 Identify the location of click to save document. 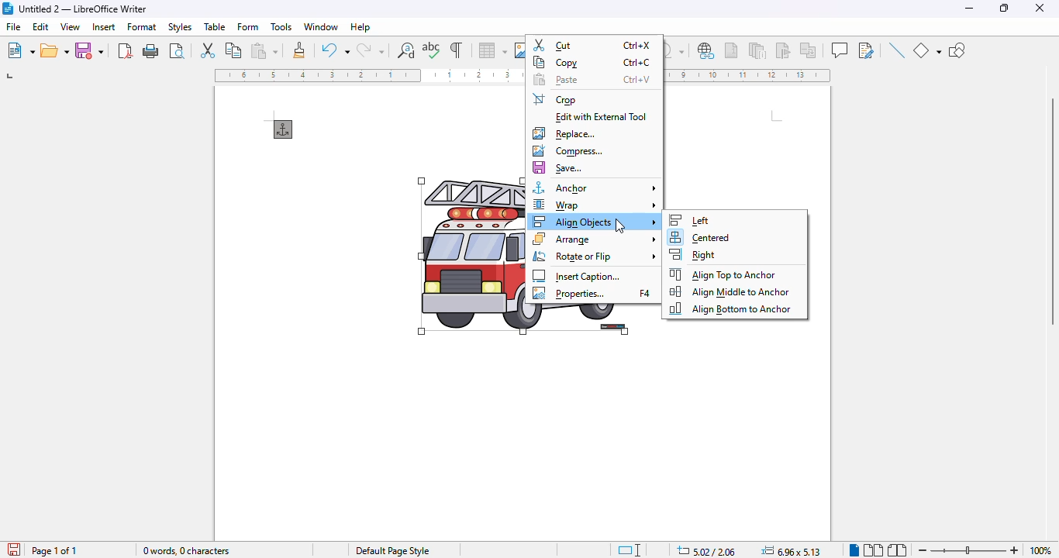
(15, 549).